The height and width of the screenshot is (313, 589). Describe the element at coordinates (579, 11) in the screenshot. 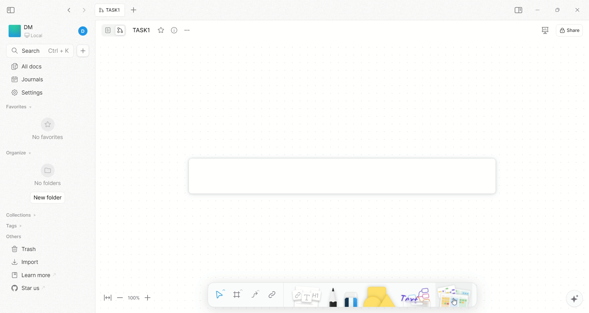

I see `close` at that location.